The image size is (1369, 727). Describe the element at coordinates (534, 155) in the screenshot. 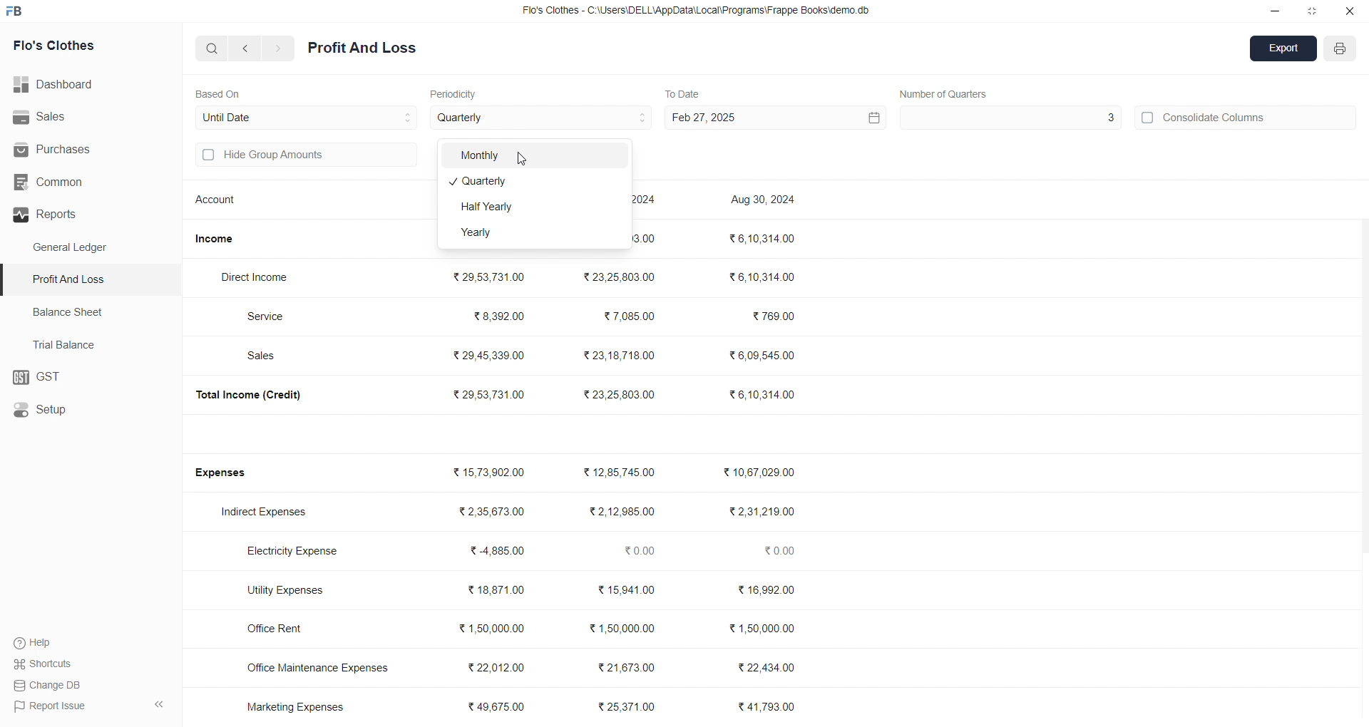

I see `monthly` at that location.